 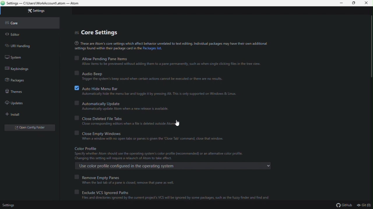 I want to click on Remove Empty panes, so click(x=98, y=176).